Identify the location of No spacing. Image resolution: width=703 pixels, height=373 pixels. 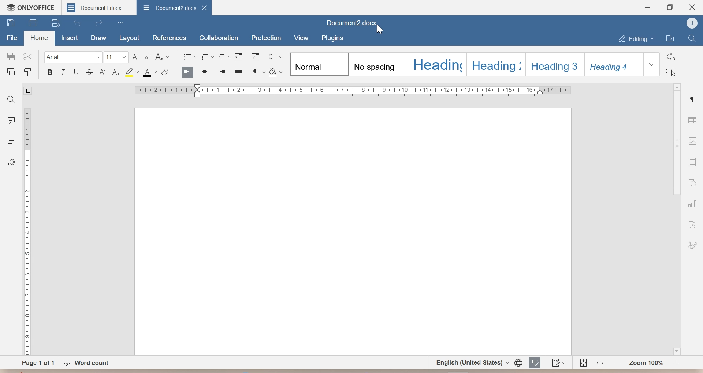
(380, 64).